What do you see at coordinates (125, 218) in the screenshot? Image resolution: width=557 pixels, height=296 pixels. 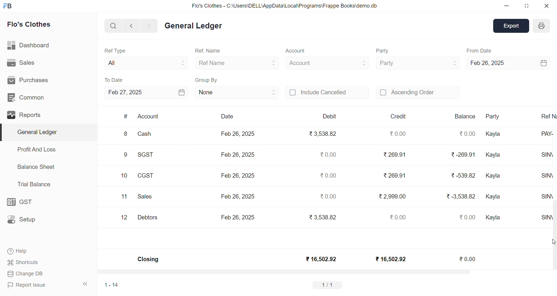 I see `12` at bounding box center [125, 218].